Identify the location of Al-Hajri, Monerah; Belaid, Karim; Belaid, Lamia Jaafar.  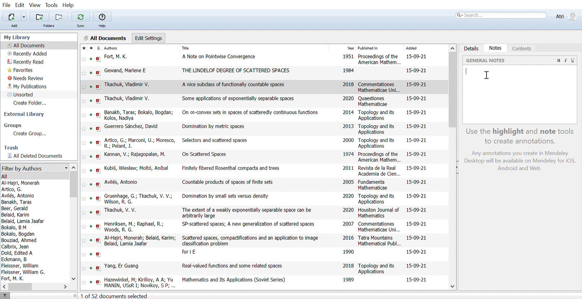
(141, 241).